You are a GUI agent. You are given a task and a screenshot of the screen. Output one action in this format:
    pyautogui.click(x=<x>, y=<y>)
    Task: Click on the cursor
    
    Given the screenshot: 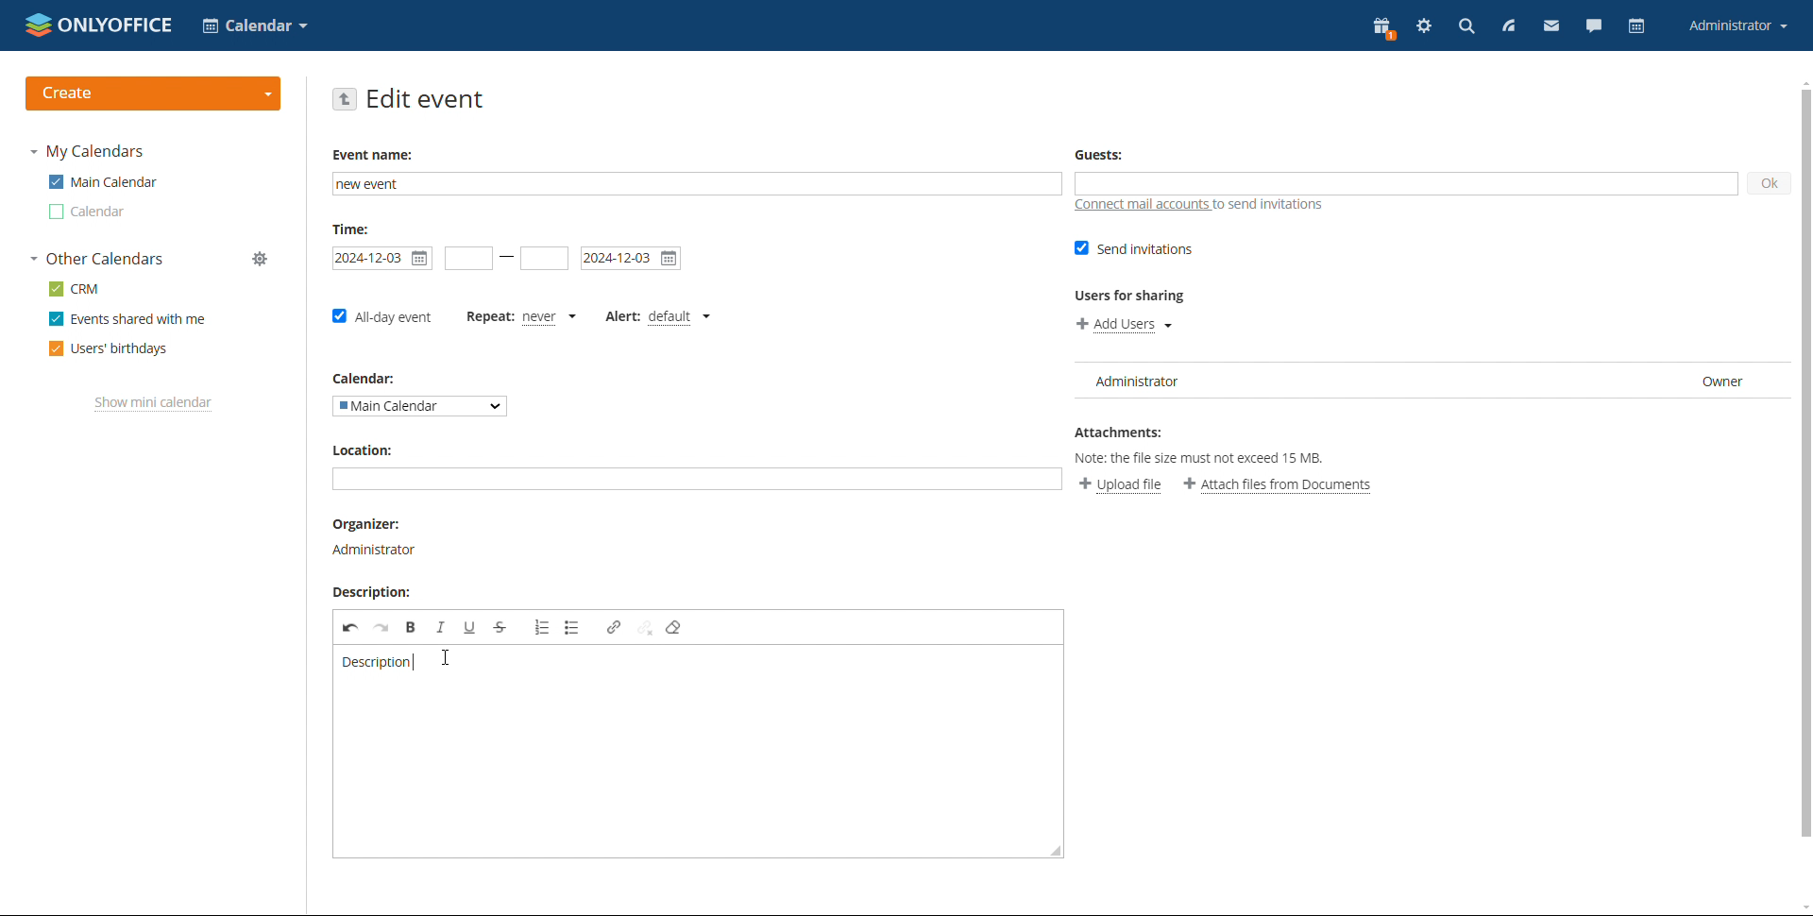 What is the action you would take?
    pyautogui.click(x=448, y=655)
    